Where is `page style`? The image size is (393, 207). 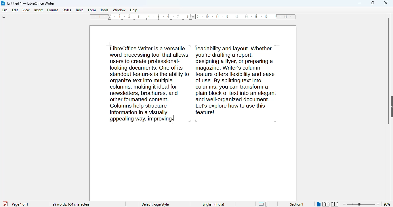 page style is located at coordinates (155, 204).